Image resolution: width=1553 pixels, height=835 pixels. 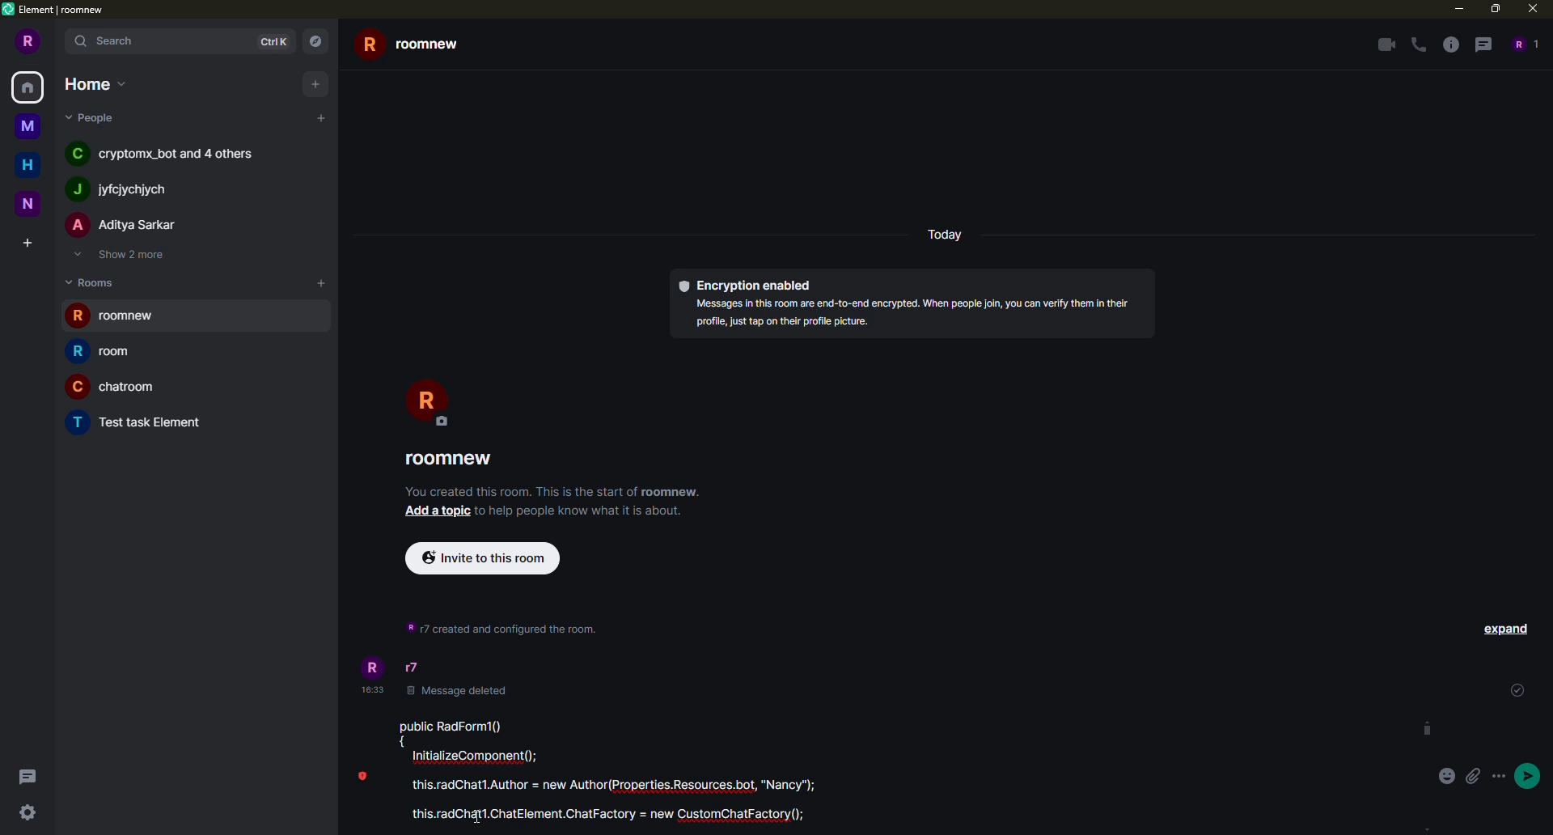 I want to click on people, so click(x=127, y=190).